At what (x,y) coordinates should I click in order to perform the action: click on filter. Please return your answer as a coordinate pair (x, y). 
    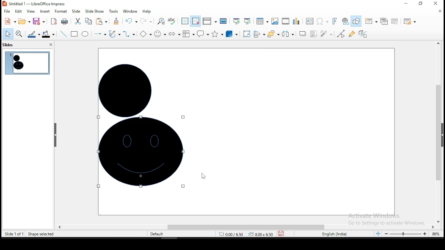
    Looking at the image, I should click on (326, 34).